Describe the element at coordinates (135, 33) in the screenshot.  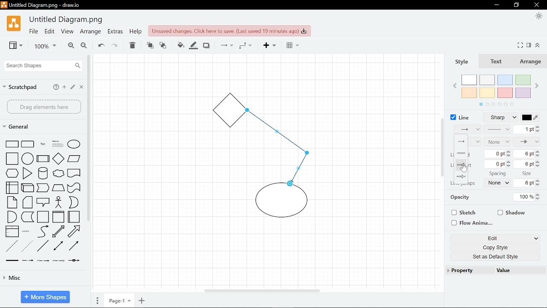
I see `help` at that location.